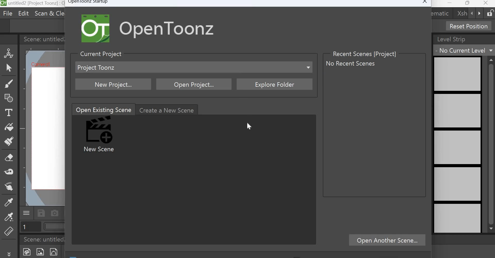 The image size is (495, 258). Describe the element at coordinates (468, 4) in the screenshot. I see `Maximize` at that location.